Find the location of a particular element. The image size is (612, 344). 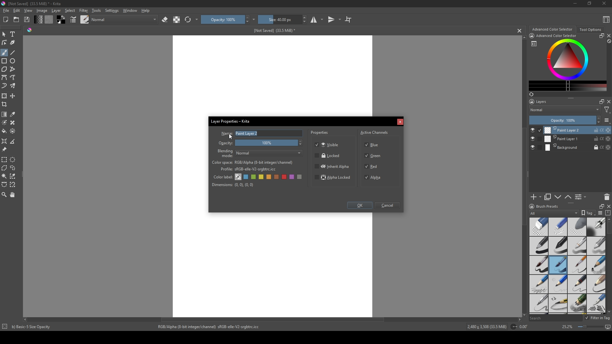

assistant is located at coordinates (4, 141).